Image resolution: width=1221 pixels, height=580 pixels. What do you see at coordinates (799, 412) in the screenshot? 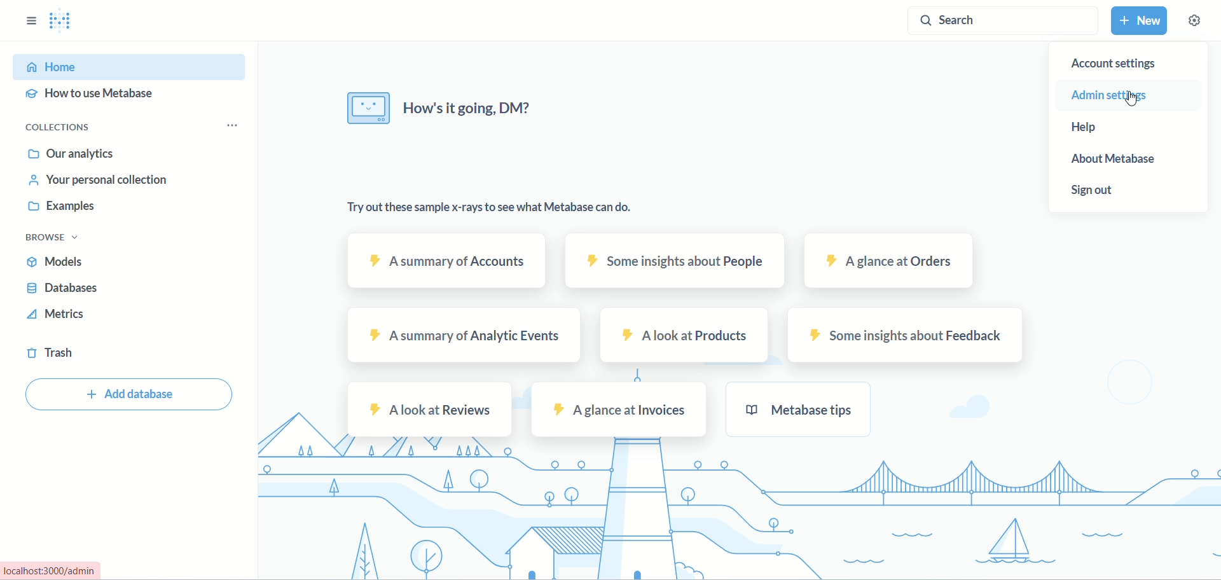
I see `metabase tips` at bounding box center [799, 412].